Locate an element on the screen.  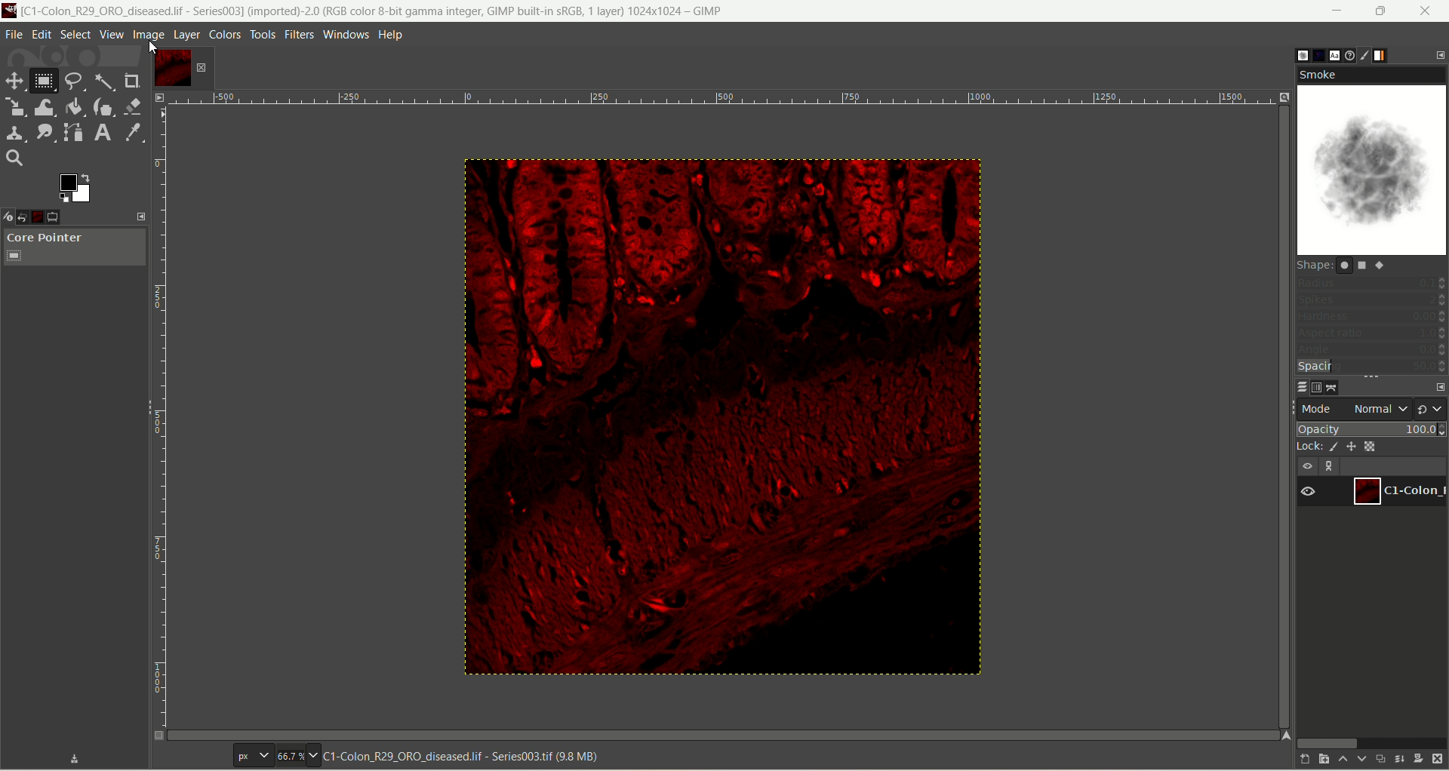
layer is located at coordinates (186, 35).